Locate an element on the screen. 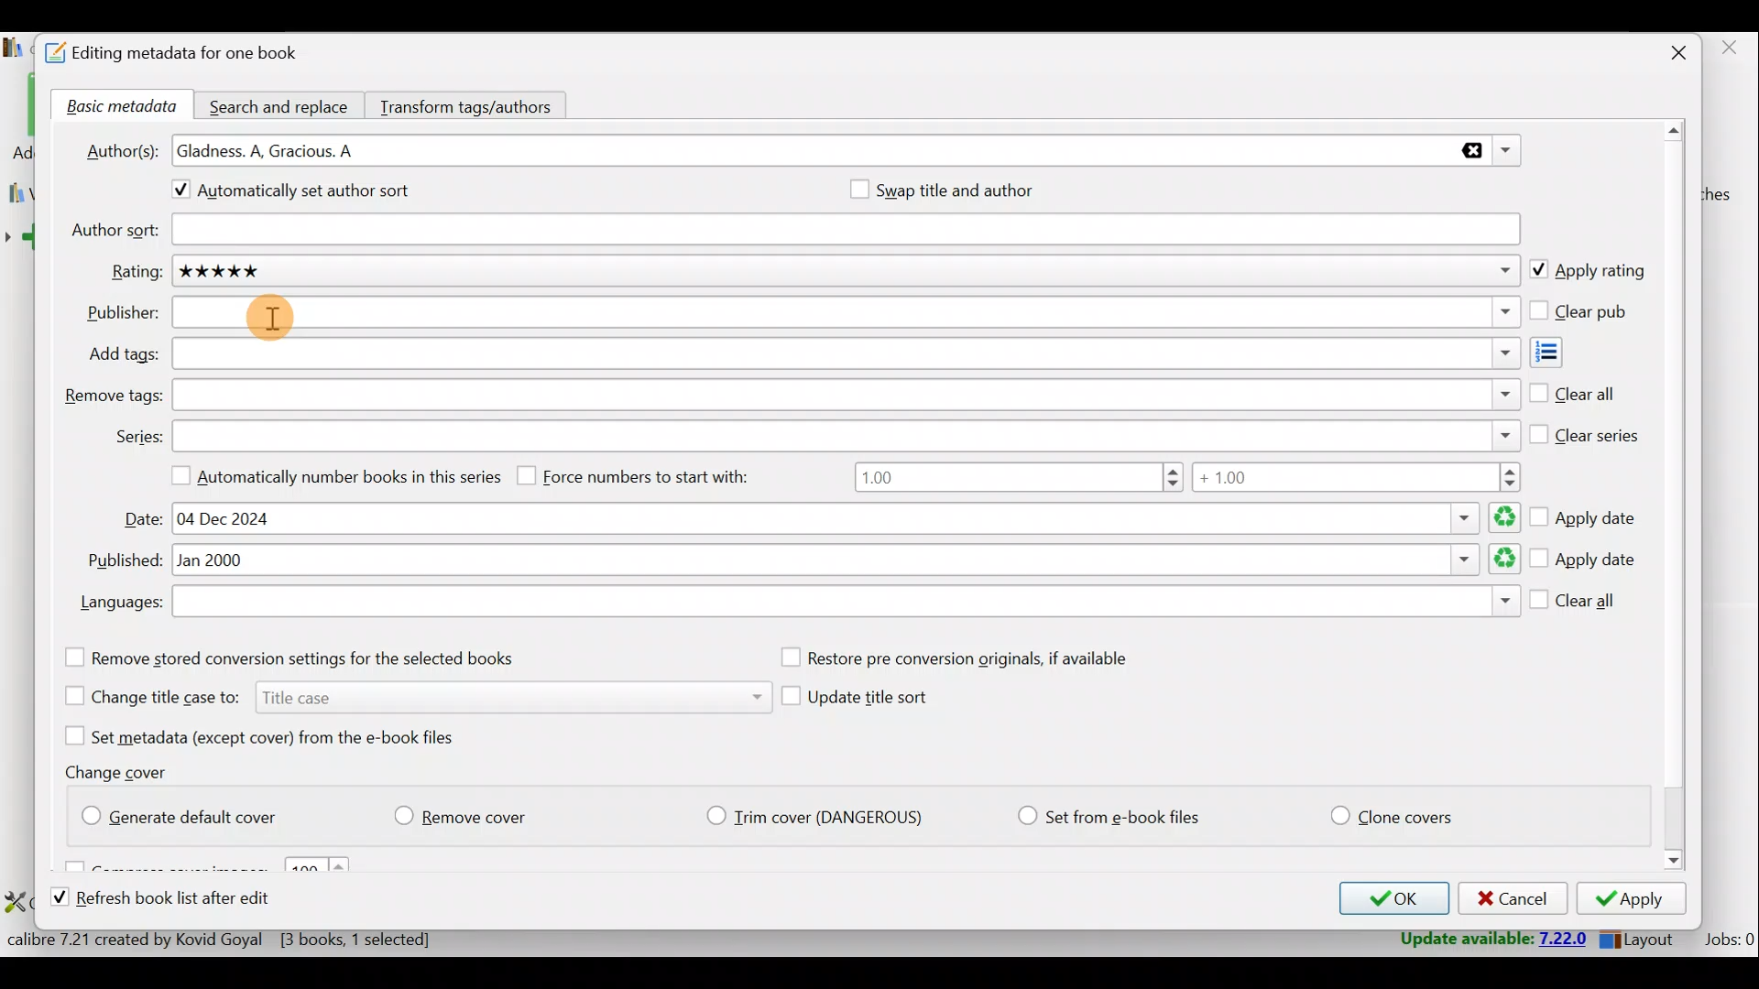 The width and height of the screenshot is (1759, 989). Date is located at coordinates (843, 518).